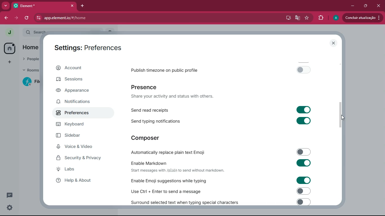 Image resolution: width=385 pixels, height=216 pixels. I want to click on enable emoji, so click(219, 180).